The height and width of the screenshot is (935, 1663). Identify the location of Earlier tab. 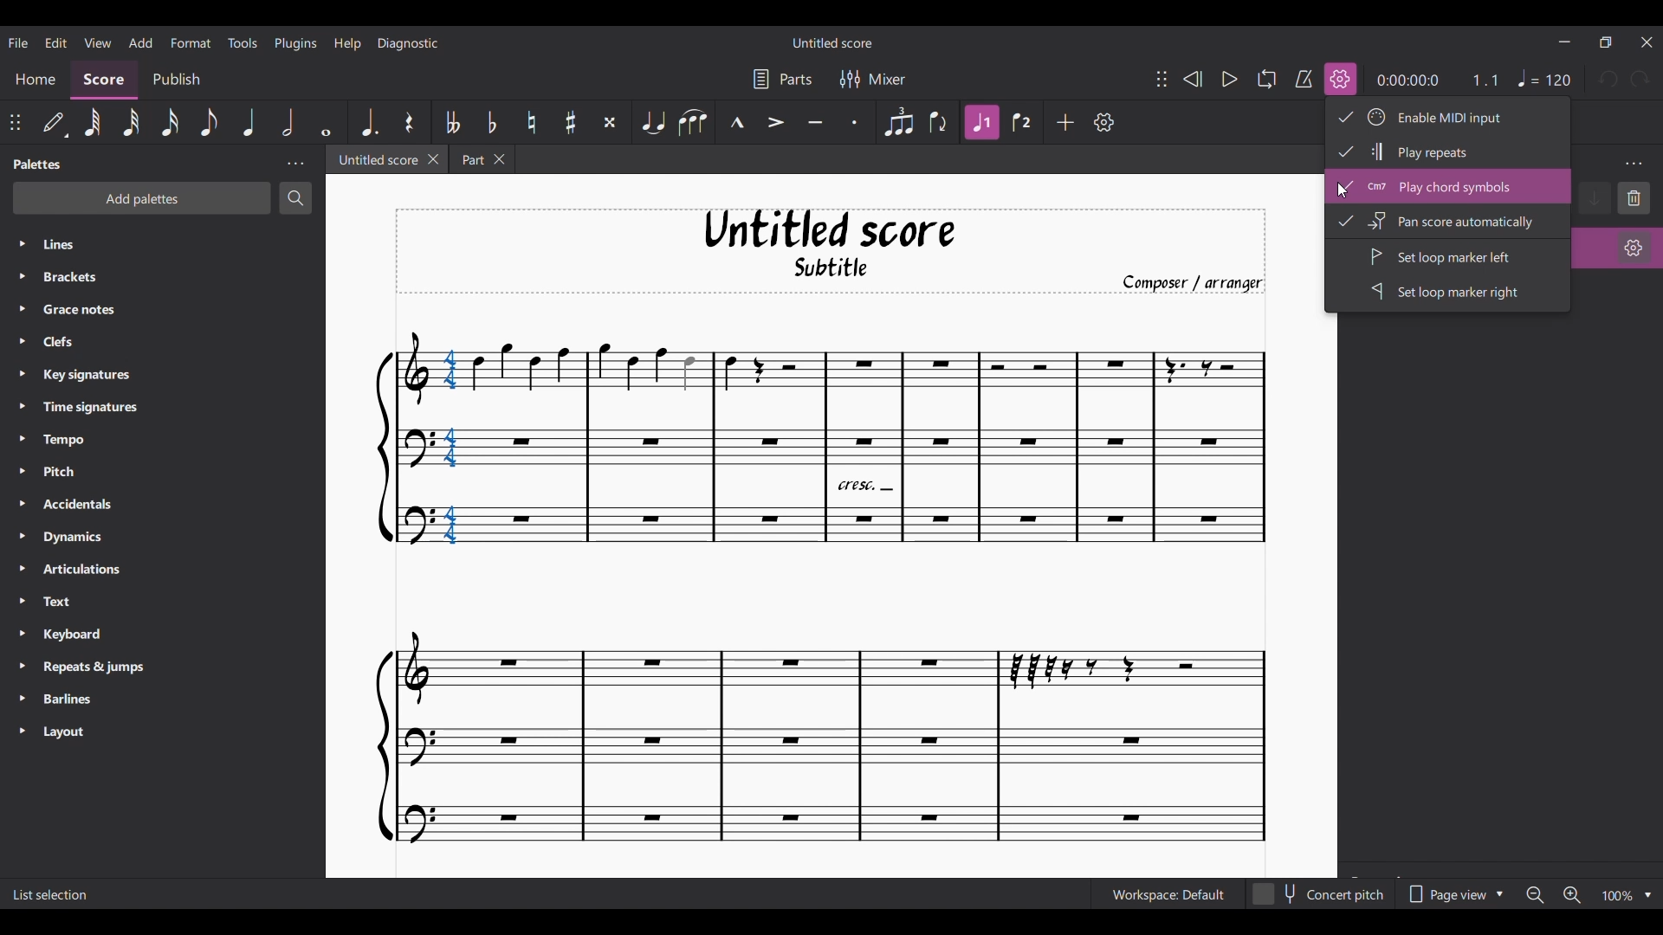
(482, 158).